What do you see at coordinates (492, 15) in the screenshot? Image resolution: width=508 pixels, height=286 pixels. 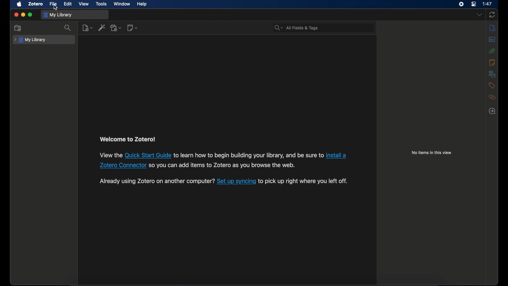 I see `sync` at bounding box center [492, 15].